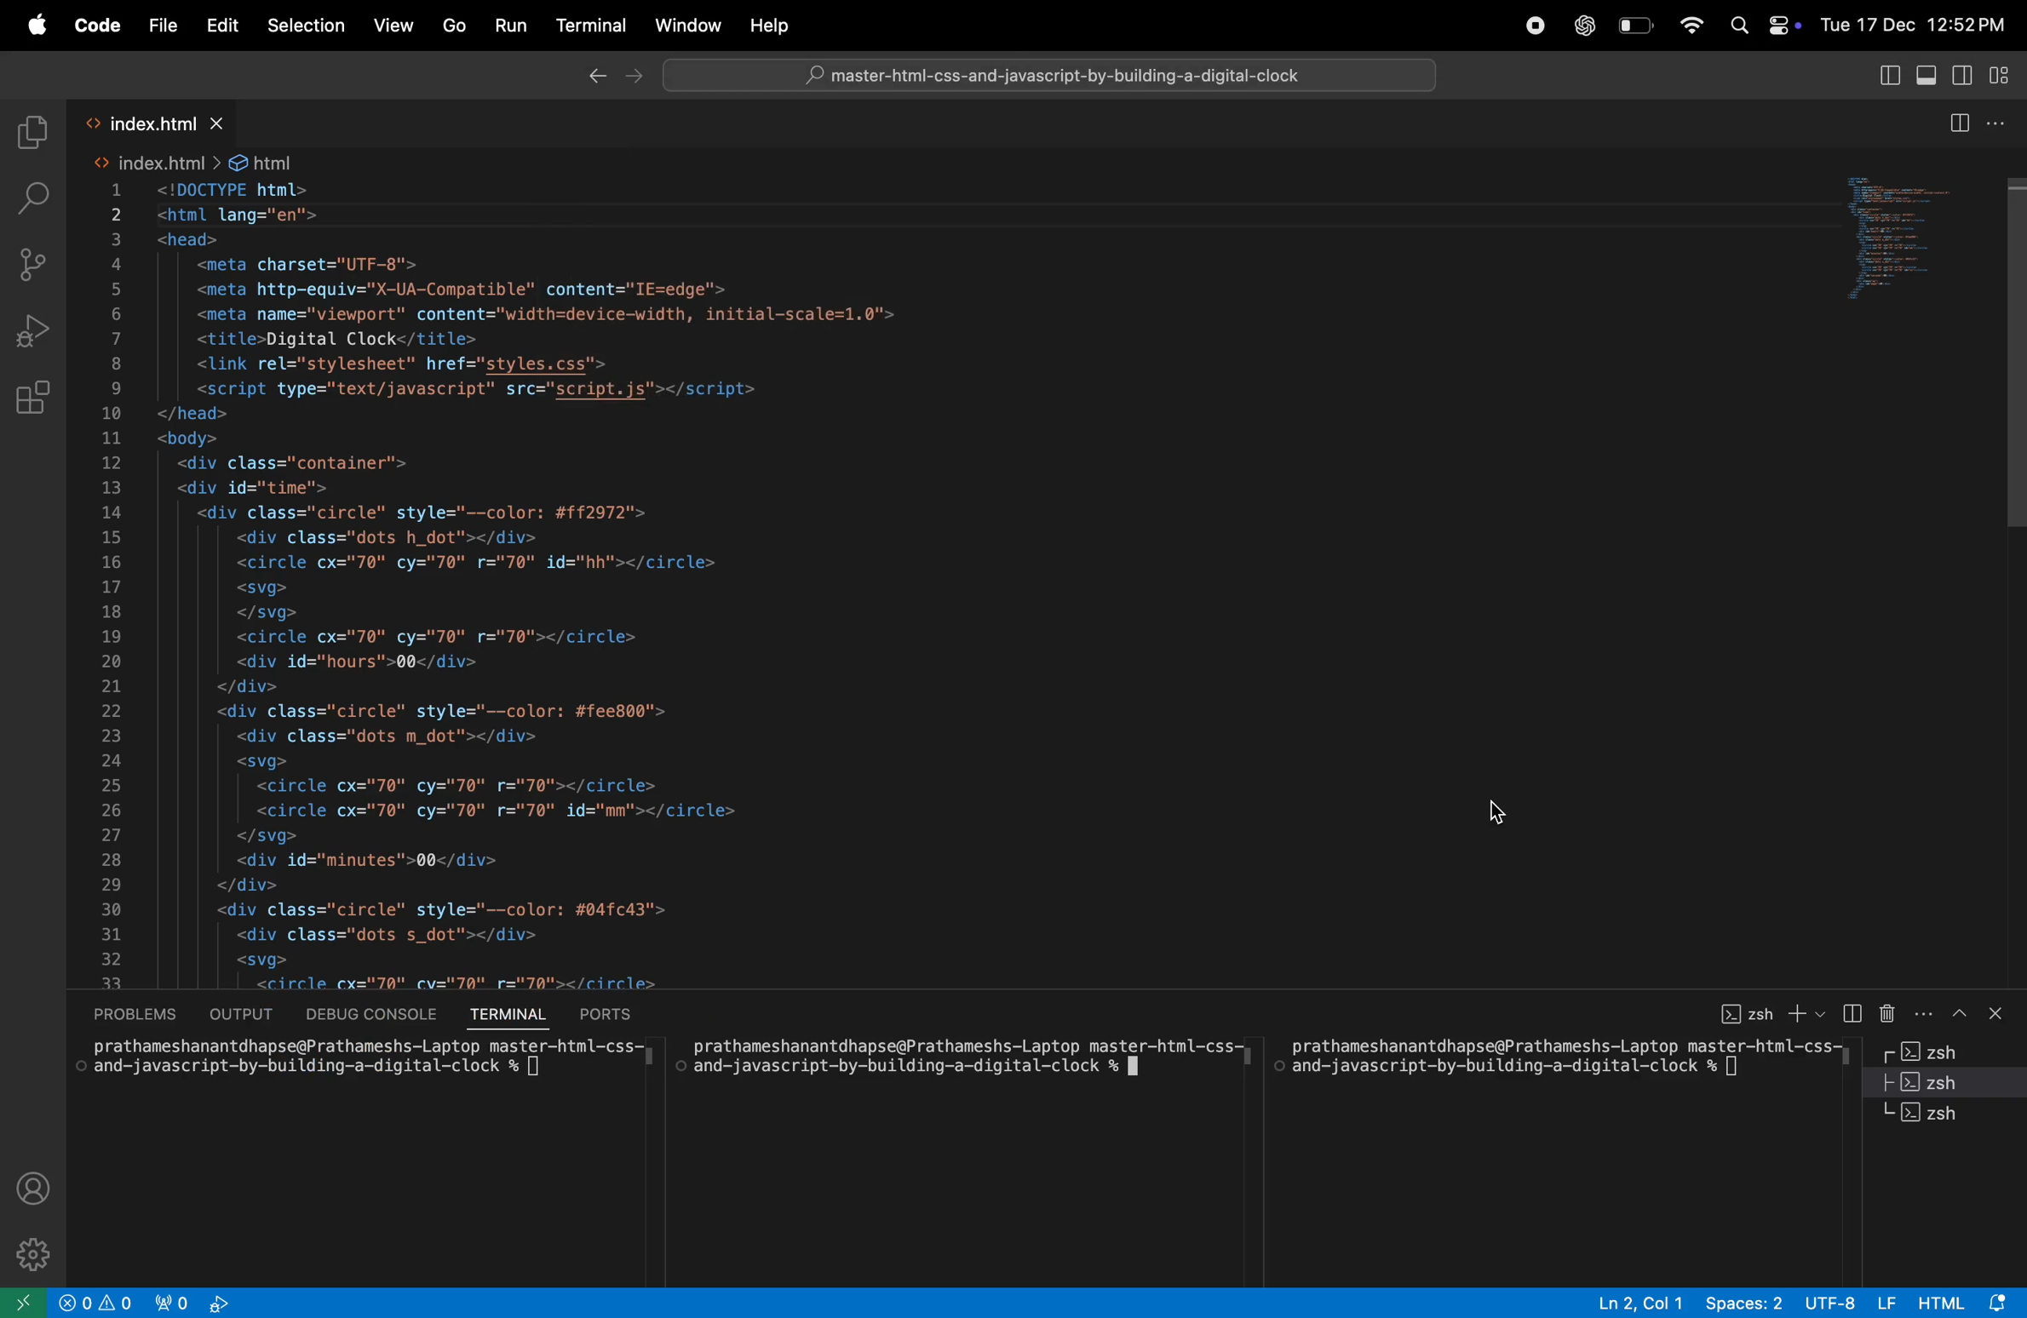  Describe the element at coordinates (1576, 24) in the screenshot. I see `chatgpt` at that location.